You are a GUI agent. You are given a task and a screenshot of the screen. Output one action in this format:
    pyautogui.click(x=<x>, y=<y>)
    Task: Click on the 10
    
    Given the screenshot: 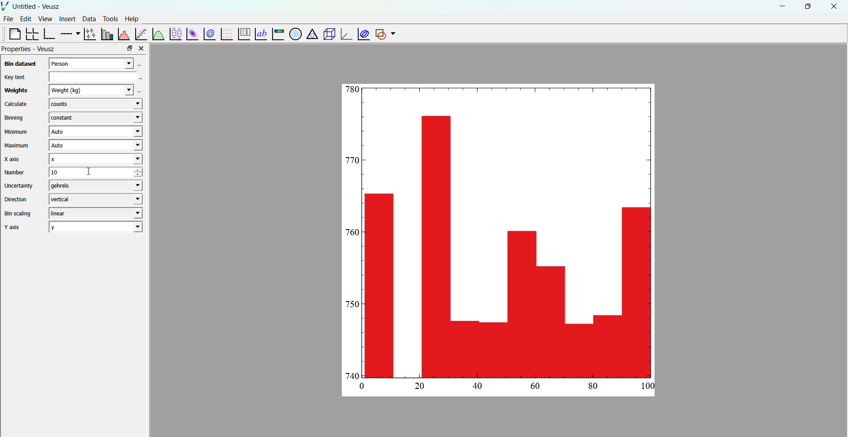 What is the action you would take?
    pyautogui.click(x=83, y=172)
    